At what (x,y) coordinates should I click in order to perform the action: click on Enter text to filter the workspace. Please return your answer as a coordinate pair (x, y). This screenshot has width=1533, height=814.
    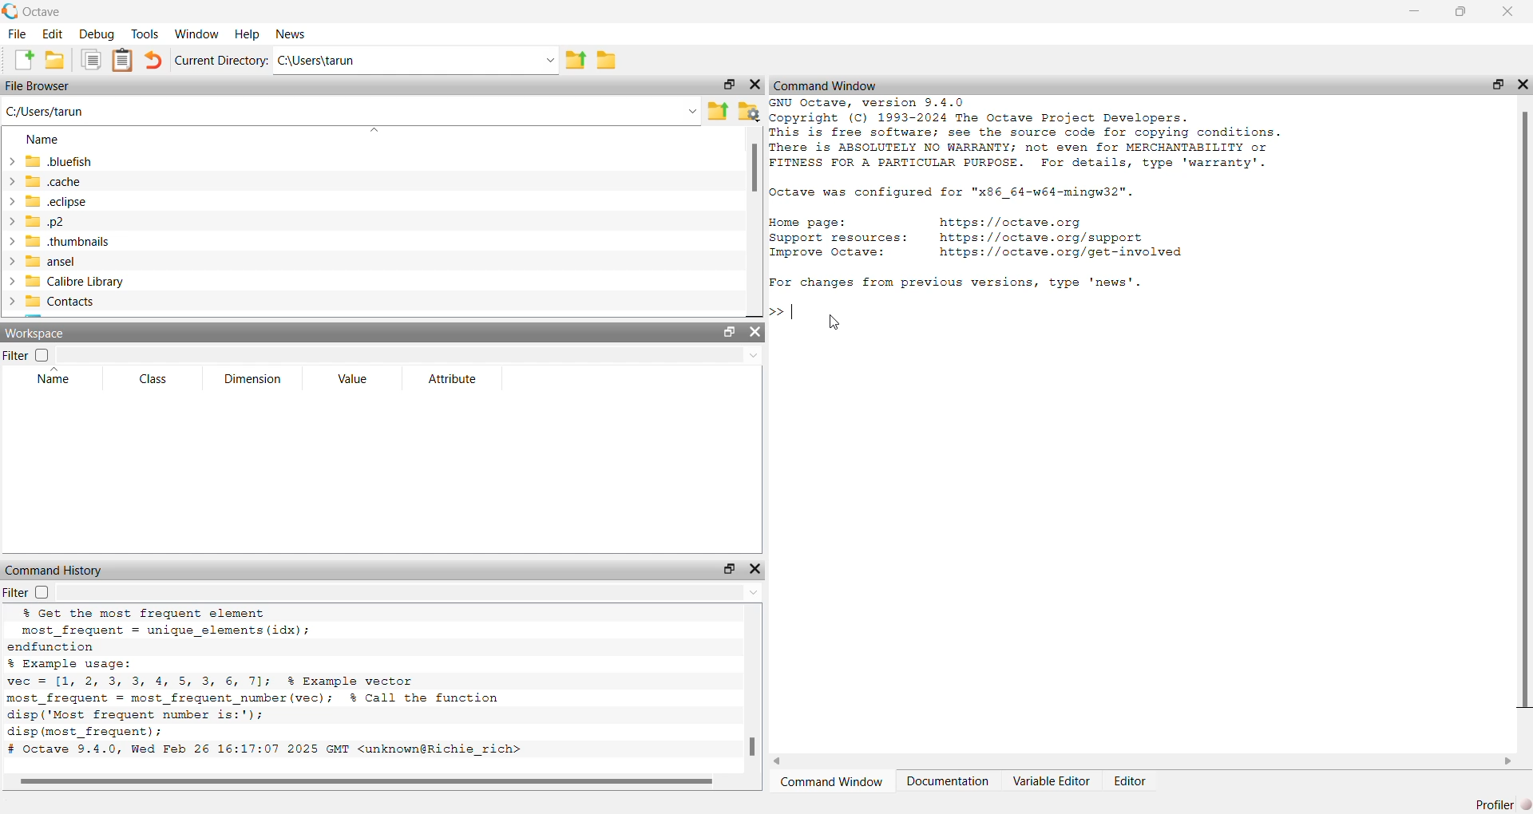
    Looking at the image, I should click on (408, 355).